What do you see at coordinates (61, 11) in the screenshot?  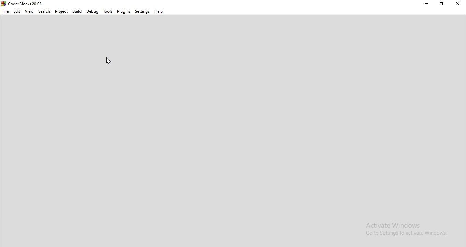 I see `Project ` at bounding box center [61, 11].